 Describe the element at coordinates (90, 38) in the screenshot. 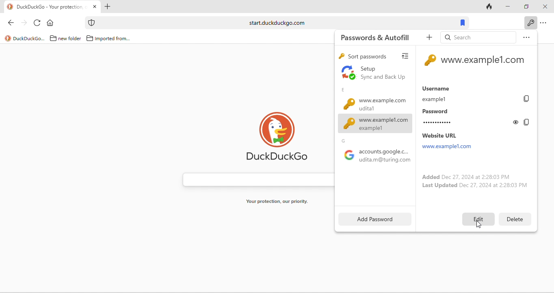

I see `folder icon` at that location.